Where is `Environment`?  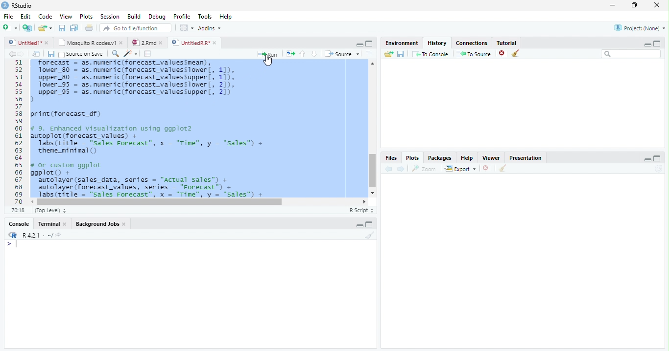 Environment is located at coordinates (403, 44).